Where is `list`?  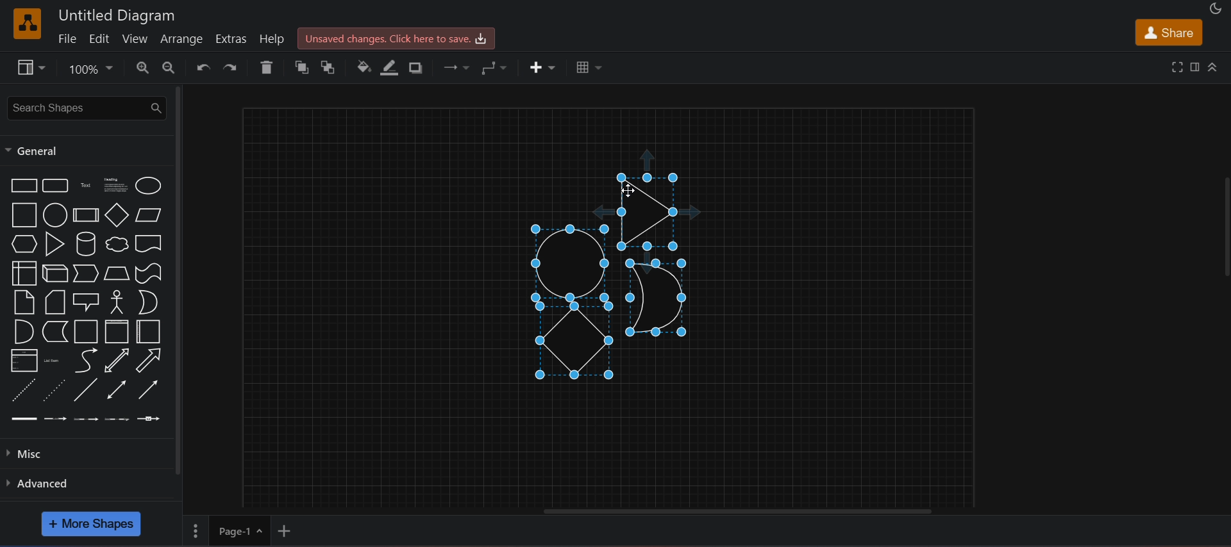
list is located at coordinates (22, 359).